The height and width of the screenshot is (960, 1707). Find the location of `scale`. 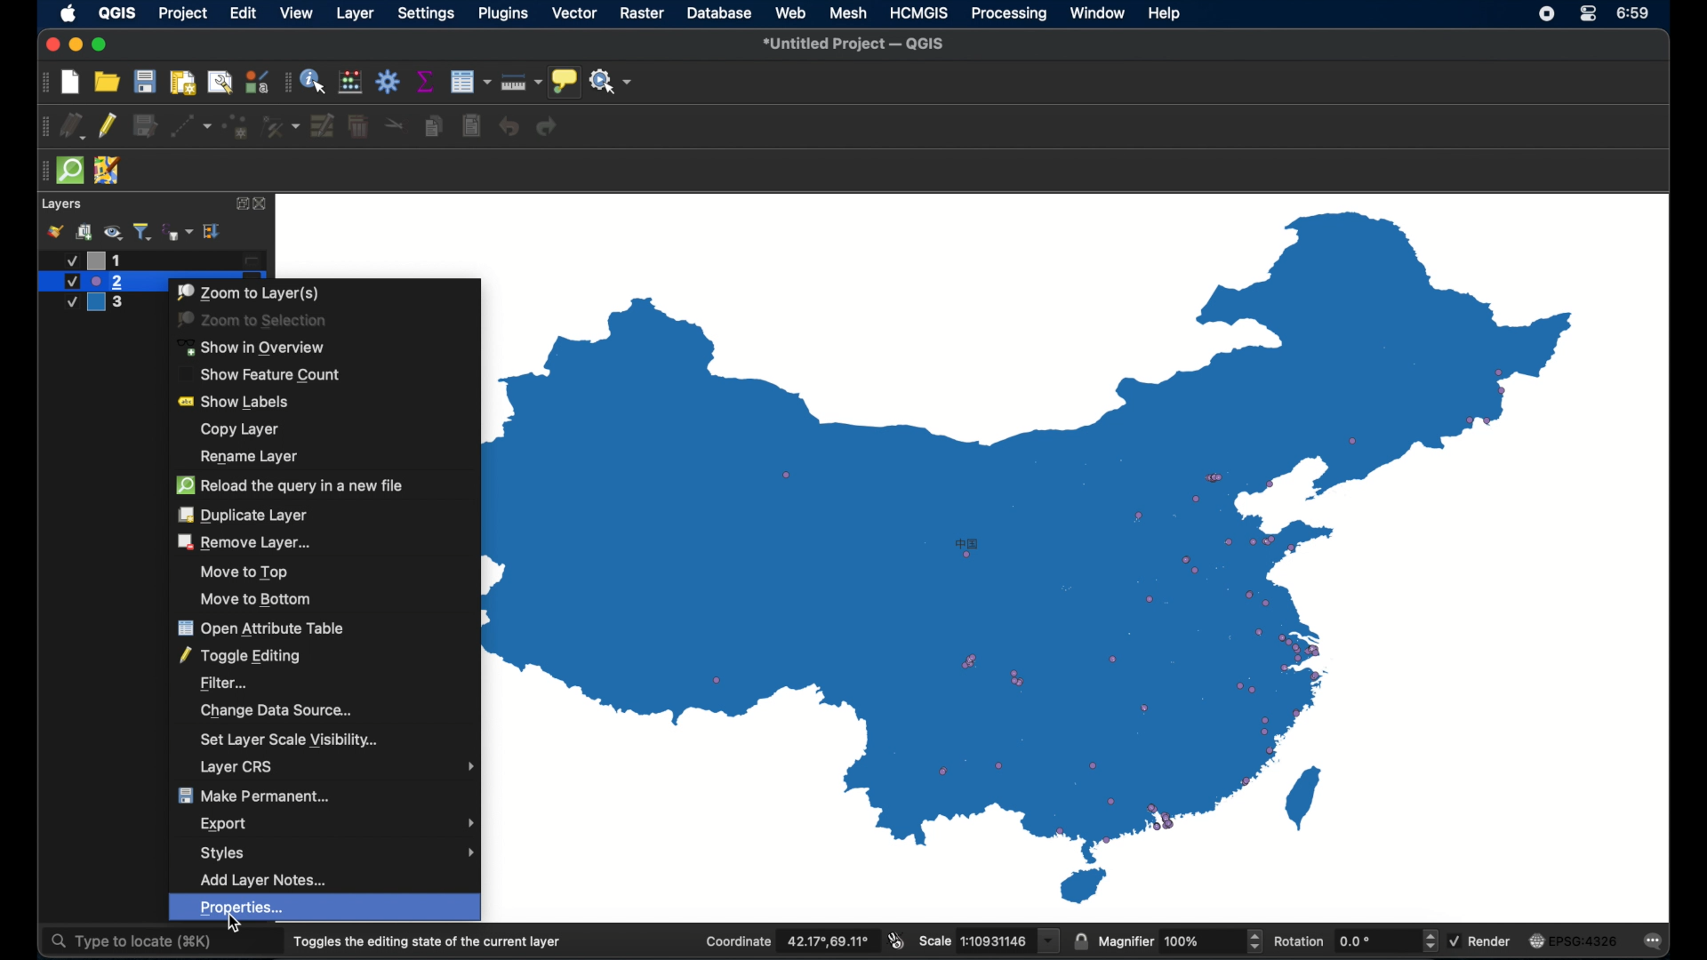

scale is located at coordinates (990, 942).